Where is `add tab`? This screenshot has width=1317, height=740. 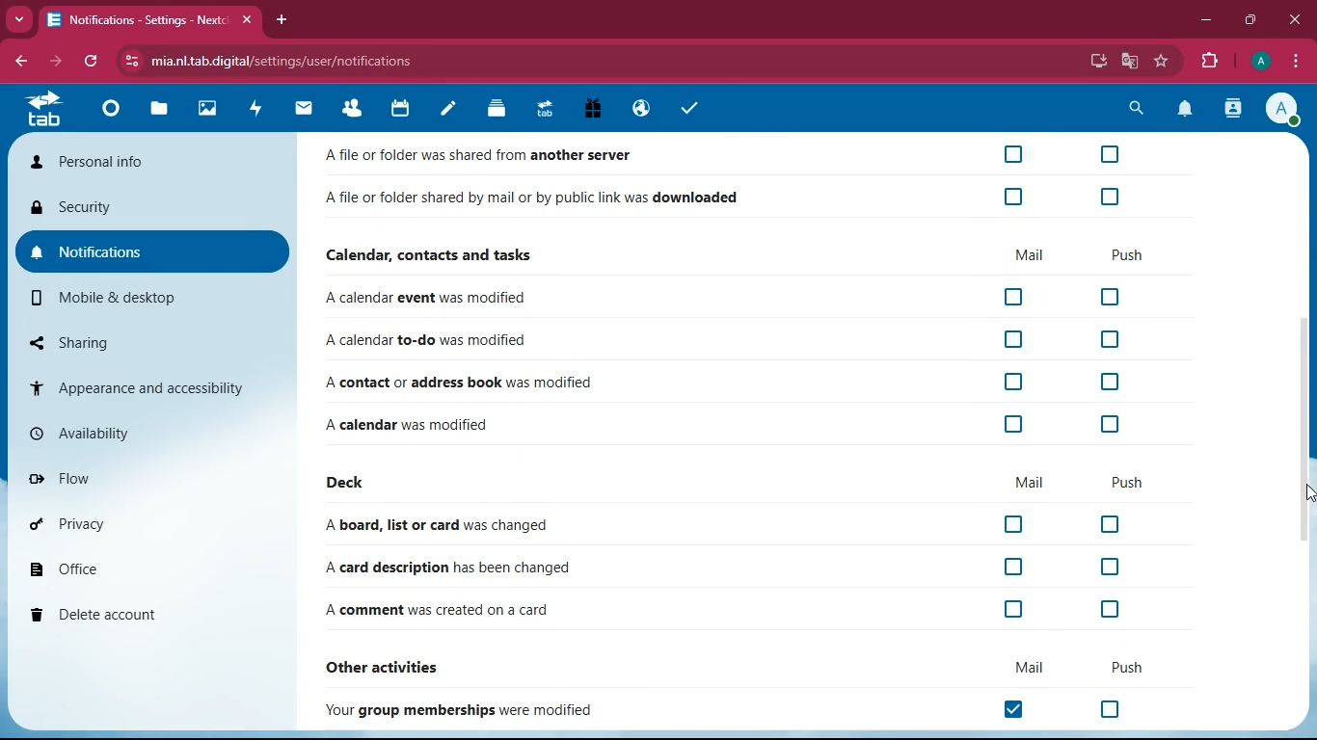
add tab is located at coordinates (281, 19).